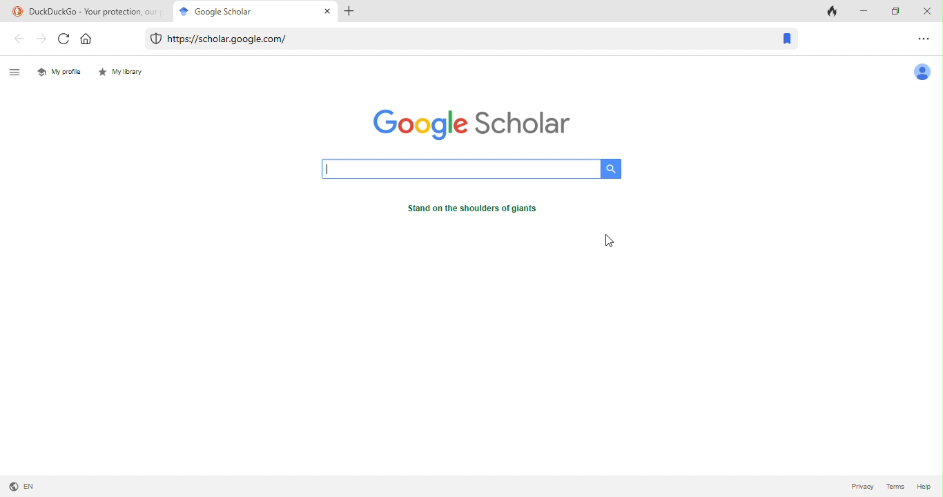 The image size is (943, 497). What do you see at coordinates (924, 74) in the screenshot?
I see `account` at bounding box center [924, 74].